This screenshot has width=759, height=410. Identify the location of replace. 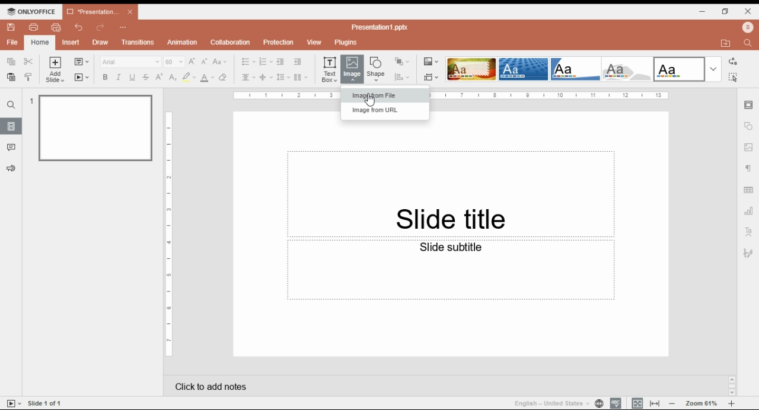
(732, 62).